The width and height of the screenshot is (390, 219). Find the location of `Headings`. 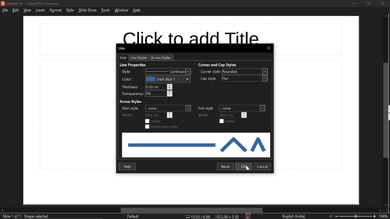

Headings is located at coordinates (179, 64).